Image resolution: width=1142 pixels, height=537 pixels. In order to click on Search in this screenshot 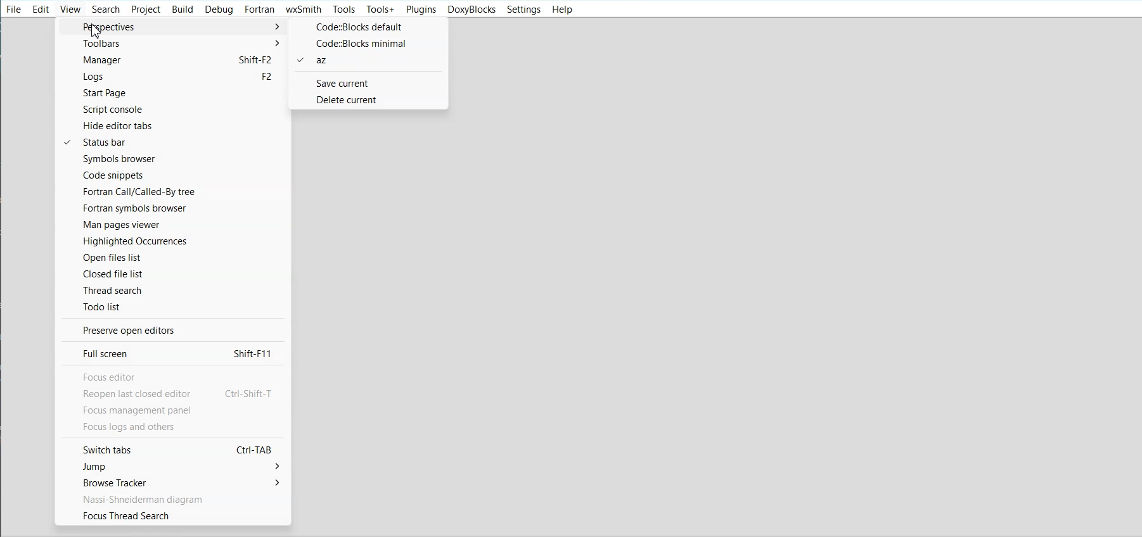, I will do `click(106, 9)`.